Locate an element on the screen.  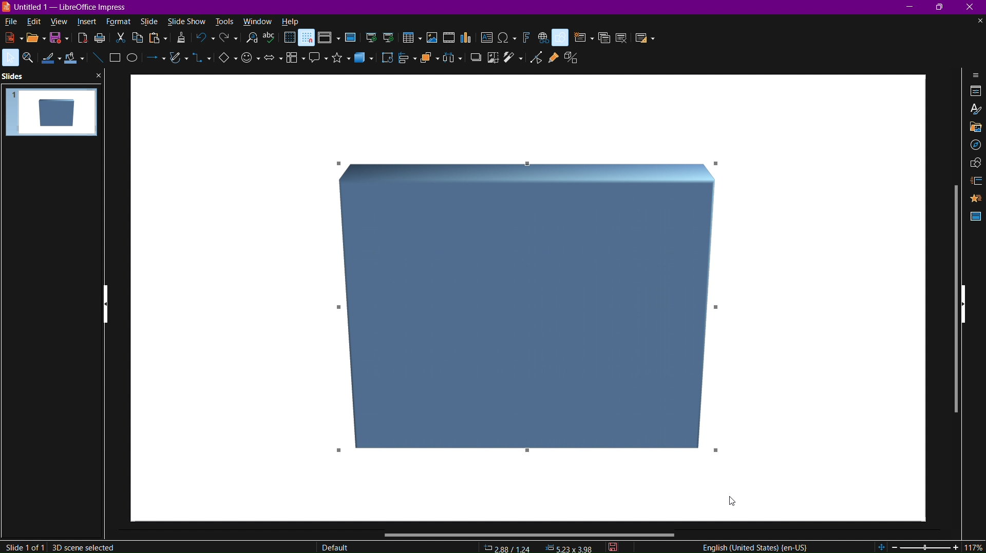
Line is located at coordinates (98, 58).